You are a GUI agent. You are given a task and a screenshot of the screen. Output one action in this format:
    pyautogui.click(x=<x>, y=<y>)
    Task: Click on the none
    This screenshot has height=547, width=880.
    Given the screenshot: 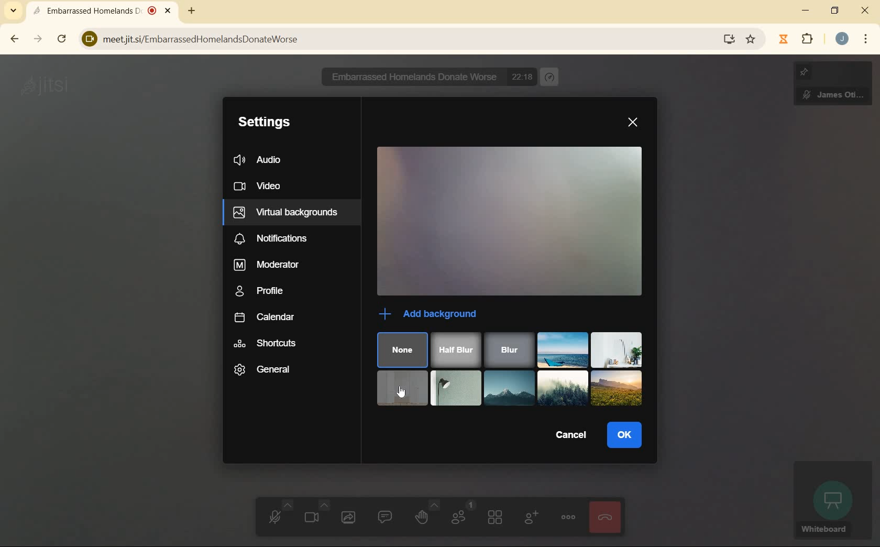 What is the action you would take?
    pyautogui.click(x=403, y=349)
    